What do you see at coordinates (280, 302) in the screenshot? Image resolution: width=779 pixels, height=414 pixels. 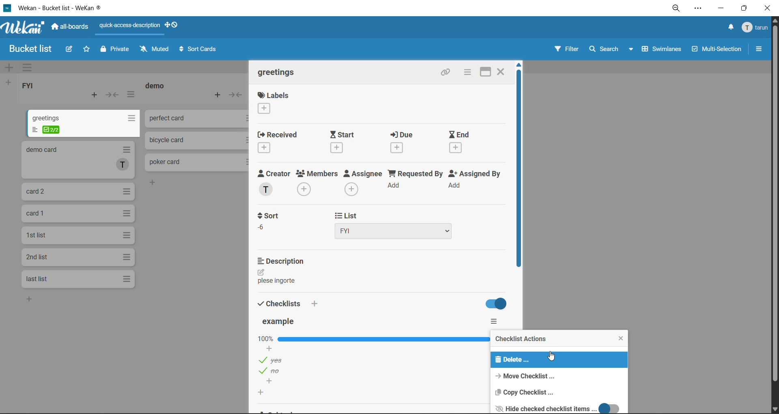 I see `checklists` at bounding box center [280, 302].